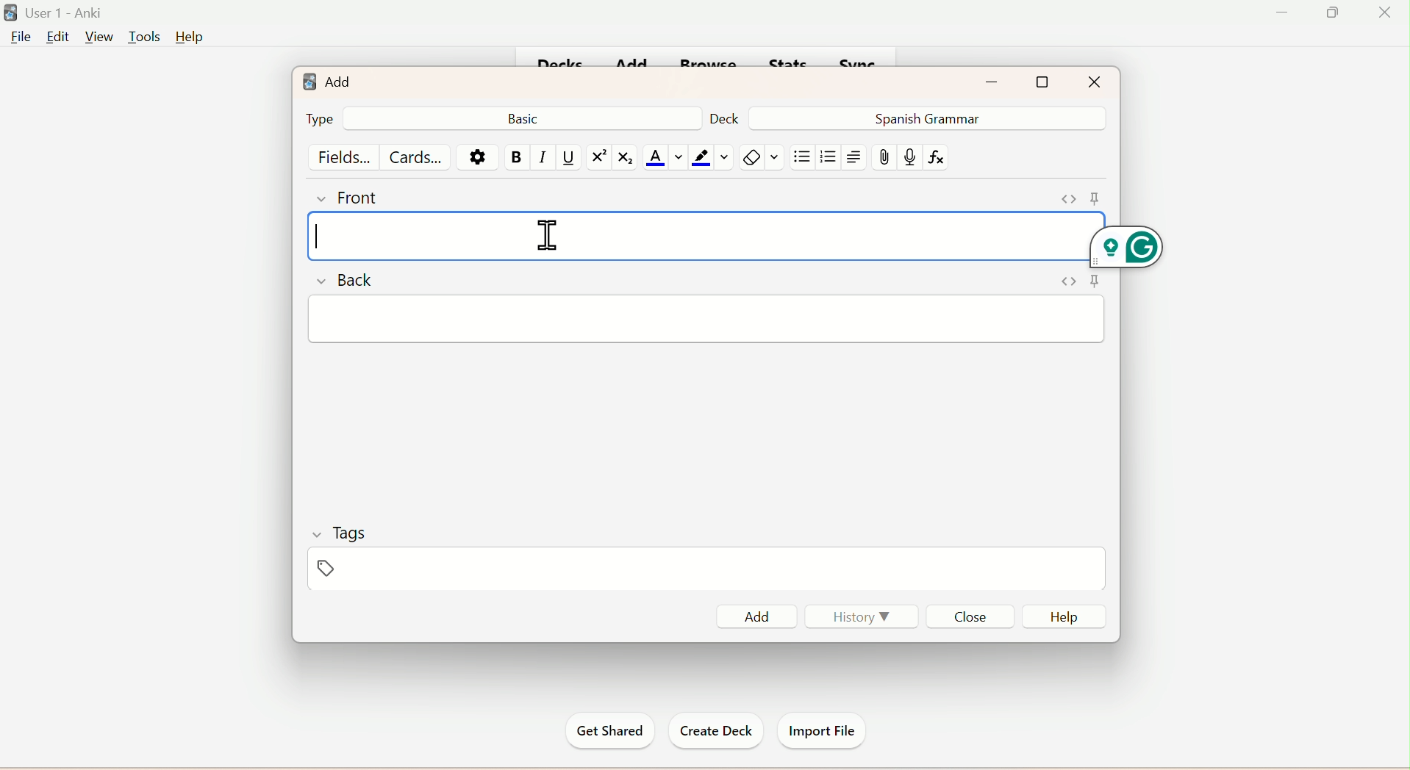 The image size is (1410, 770). I want to click on Minimize, so click(1285, 12).